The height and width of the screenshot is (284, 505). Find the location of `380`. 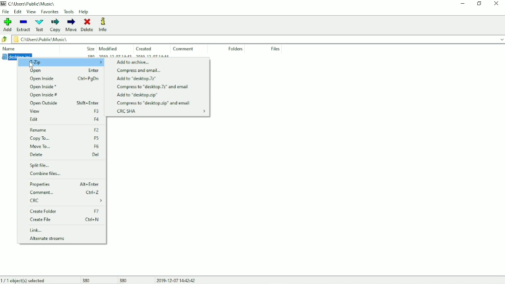

380 is located at coordinates (124, 280).